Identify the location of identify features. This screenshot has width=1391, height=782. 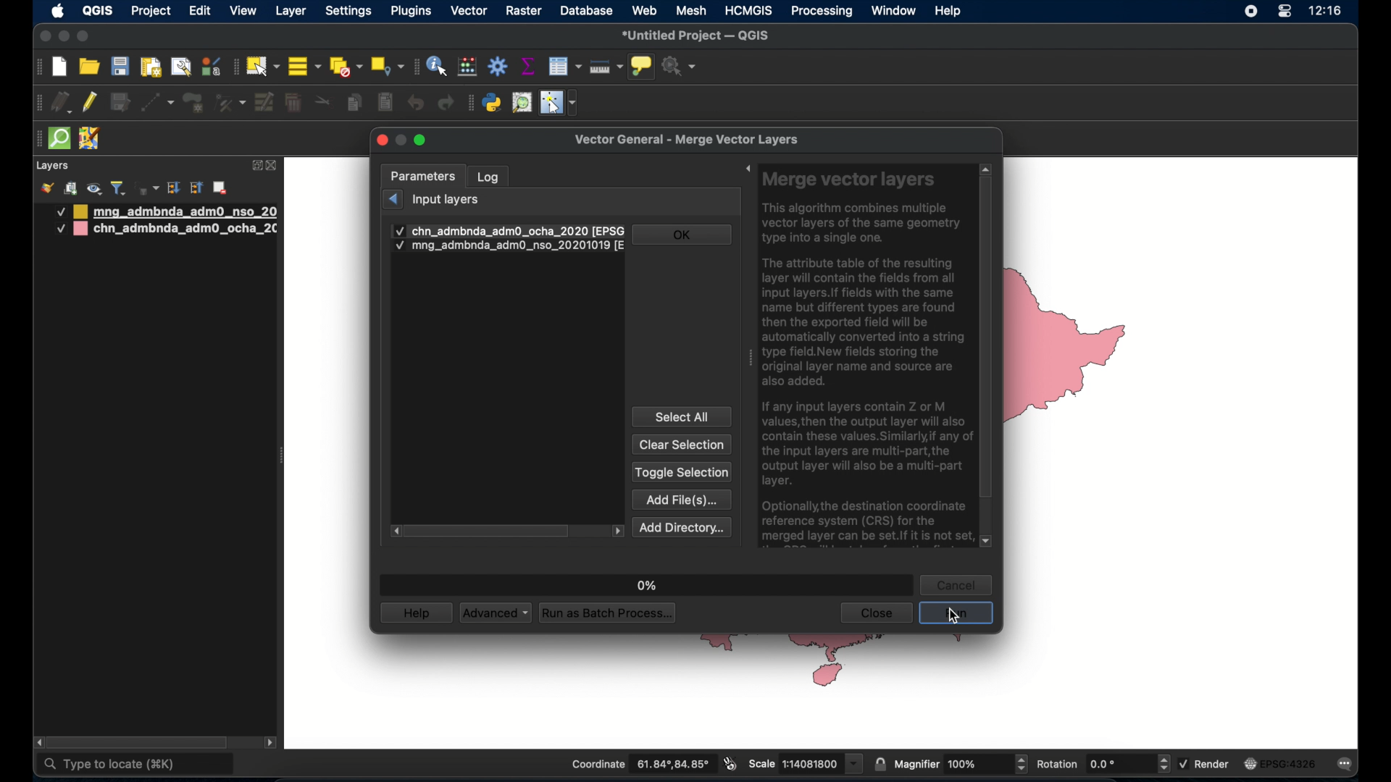
(437, 66).